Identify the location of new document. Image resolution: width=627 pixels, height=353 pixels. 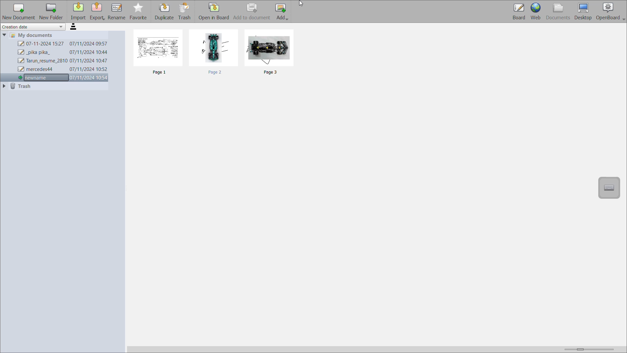
(18, 11).